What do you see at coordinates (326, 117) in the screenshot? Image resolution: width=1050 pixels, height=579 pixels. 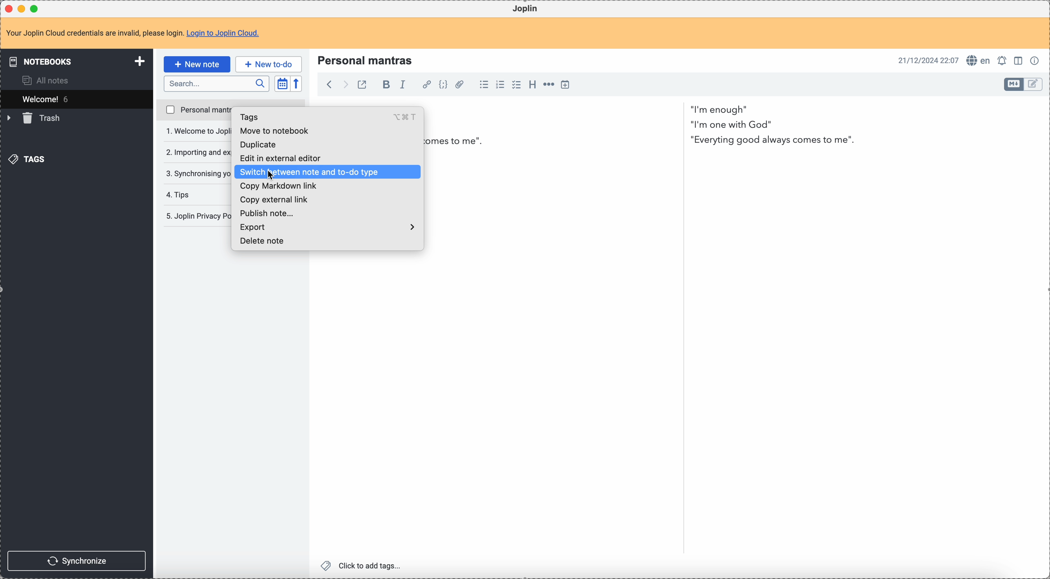 I see `tags` at bounding box center [326, 117].